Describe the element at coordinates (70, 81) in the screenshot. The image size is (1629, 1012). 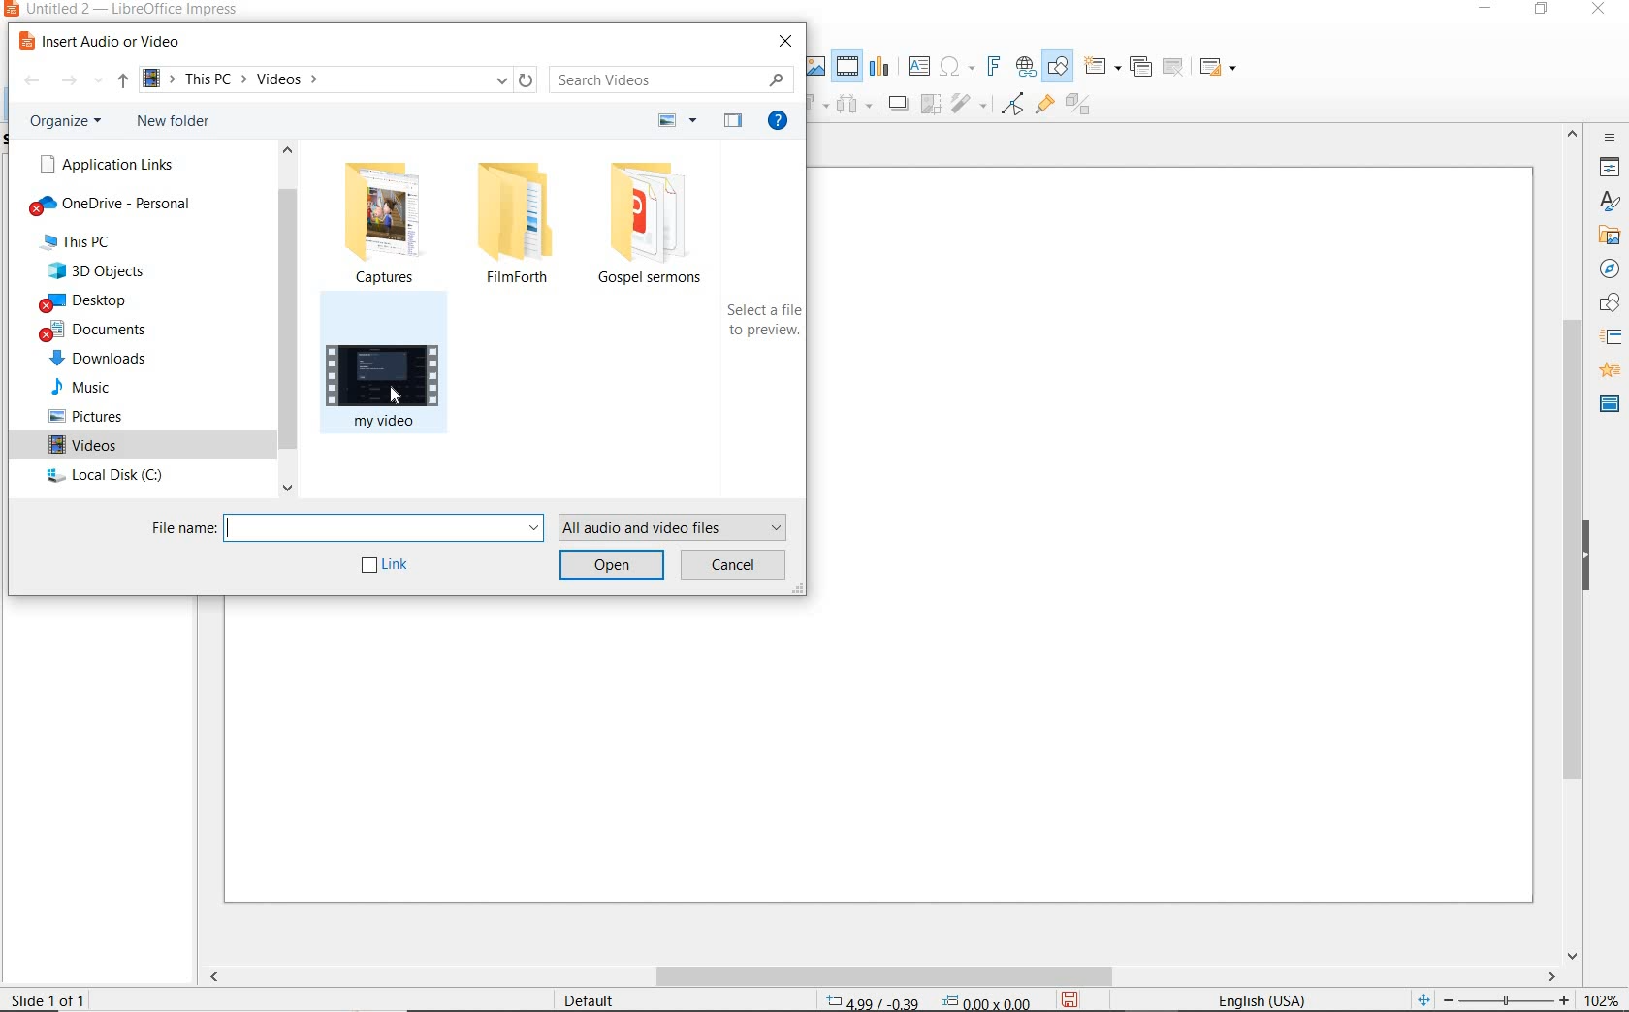
I see `FORWARD` at that location.